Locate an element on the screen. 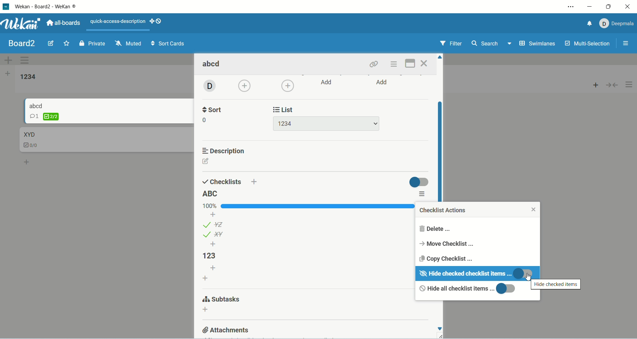 The width and height of the screenshot is (637, 339). maximize is located at coordinates (409, 64).